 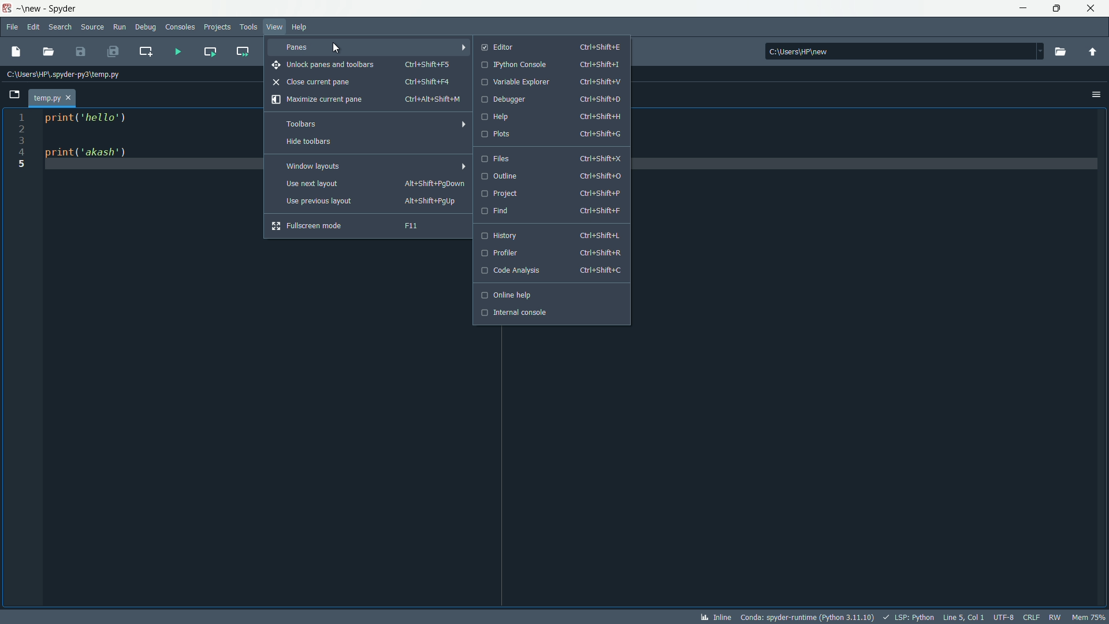 What do you see at coordinates (210, 50) in the screenshot?
I see `run current cell` at bounding box center [210, 50].